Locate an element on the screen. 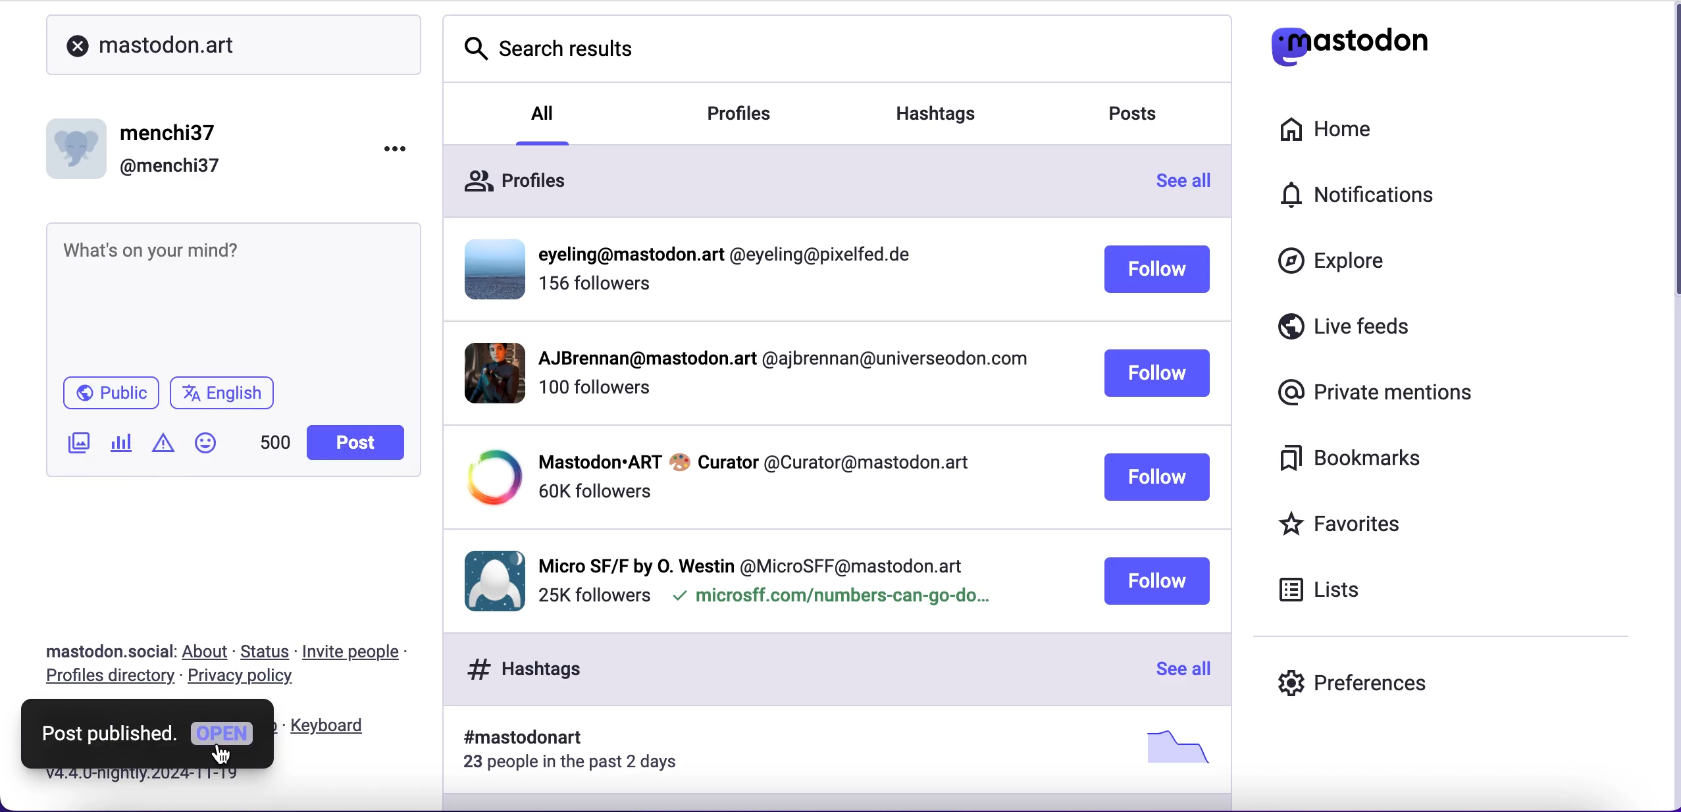 The image size is (1681, 812). 23 people in the past 2 days is located at coordinates (579, 765).